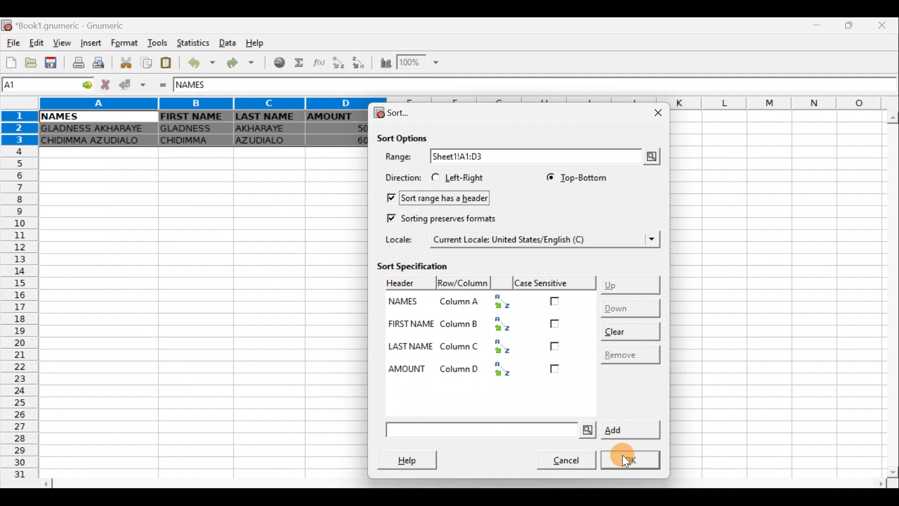  What do you see at coordinates (193, 116) in the screenshot?
I see `FIRST NAME` at bounding box center [193, 116].